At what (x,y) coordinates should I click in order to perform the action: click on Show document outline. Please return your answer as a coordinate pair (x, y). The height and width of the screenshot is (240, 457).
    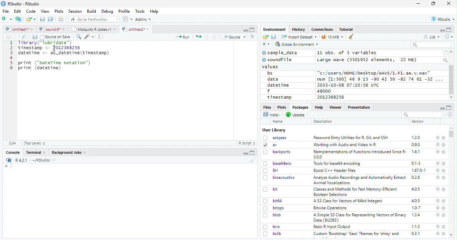
    Looking at the image, I should click on (252, 36).